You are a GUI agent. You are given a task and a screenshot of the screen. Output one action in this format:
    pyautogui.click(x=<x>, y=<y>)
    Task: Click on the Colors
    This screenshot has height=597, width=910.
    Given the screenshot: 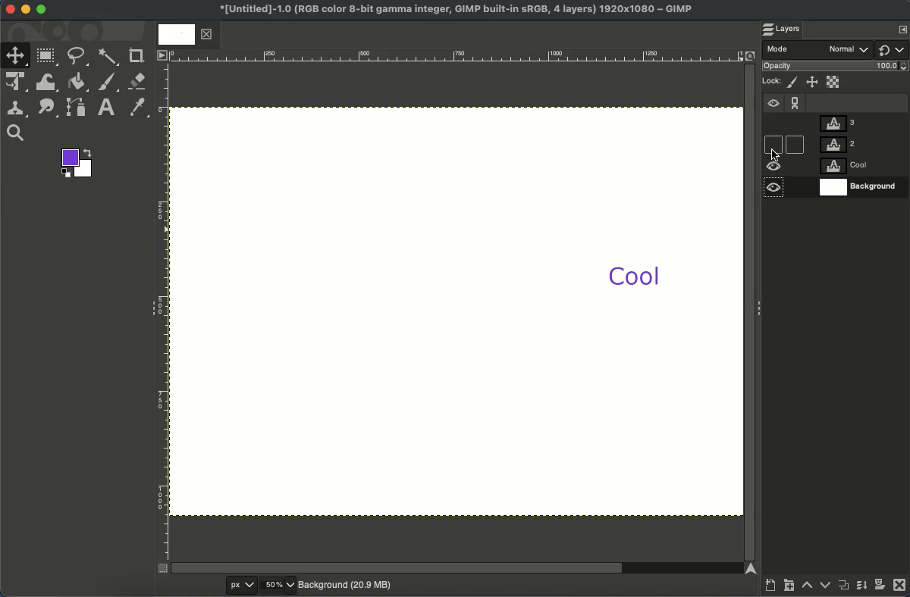 What is the action you would take?
    pyautogui.click(x=79, y=164)
    